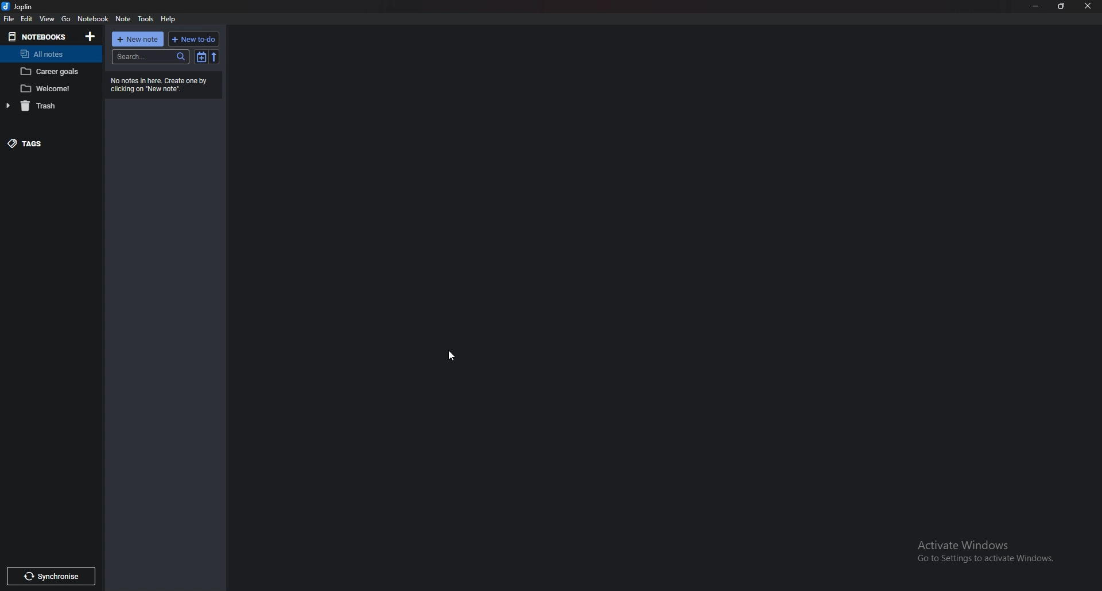 This screenshot has height=591, width=1102. What do you see at coordinates (28, 19) in the screenshot?
I see `edit` at bounding box center [28, 19].